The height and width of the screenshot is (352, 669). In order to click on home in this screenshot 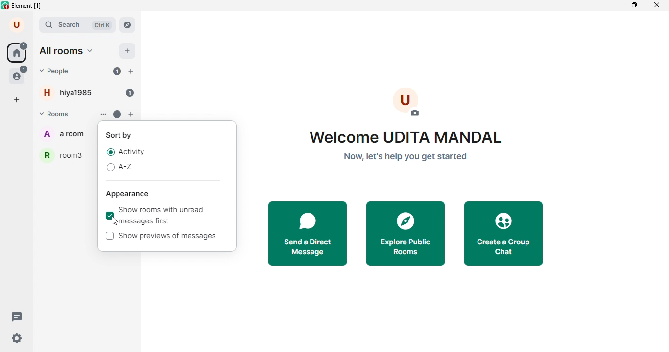, I will do `click(16, 52)`.